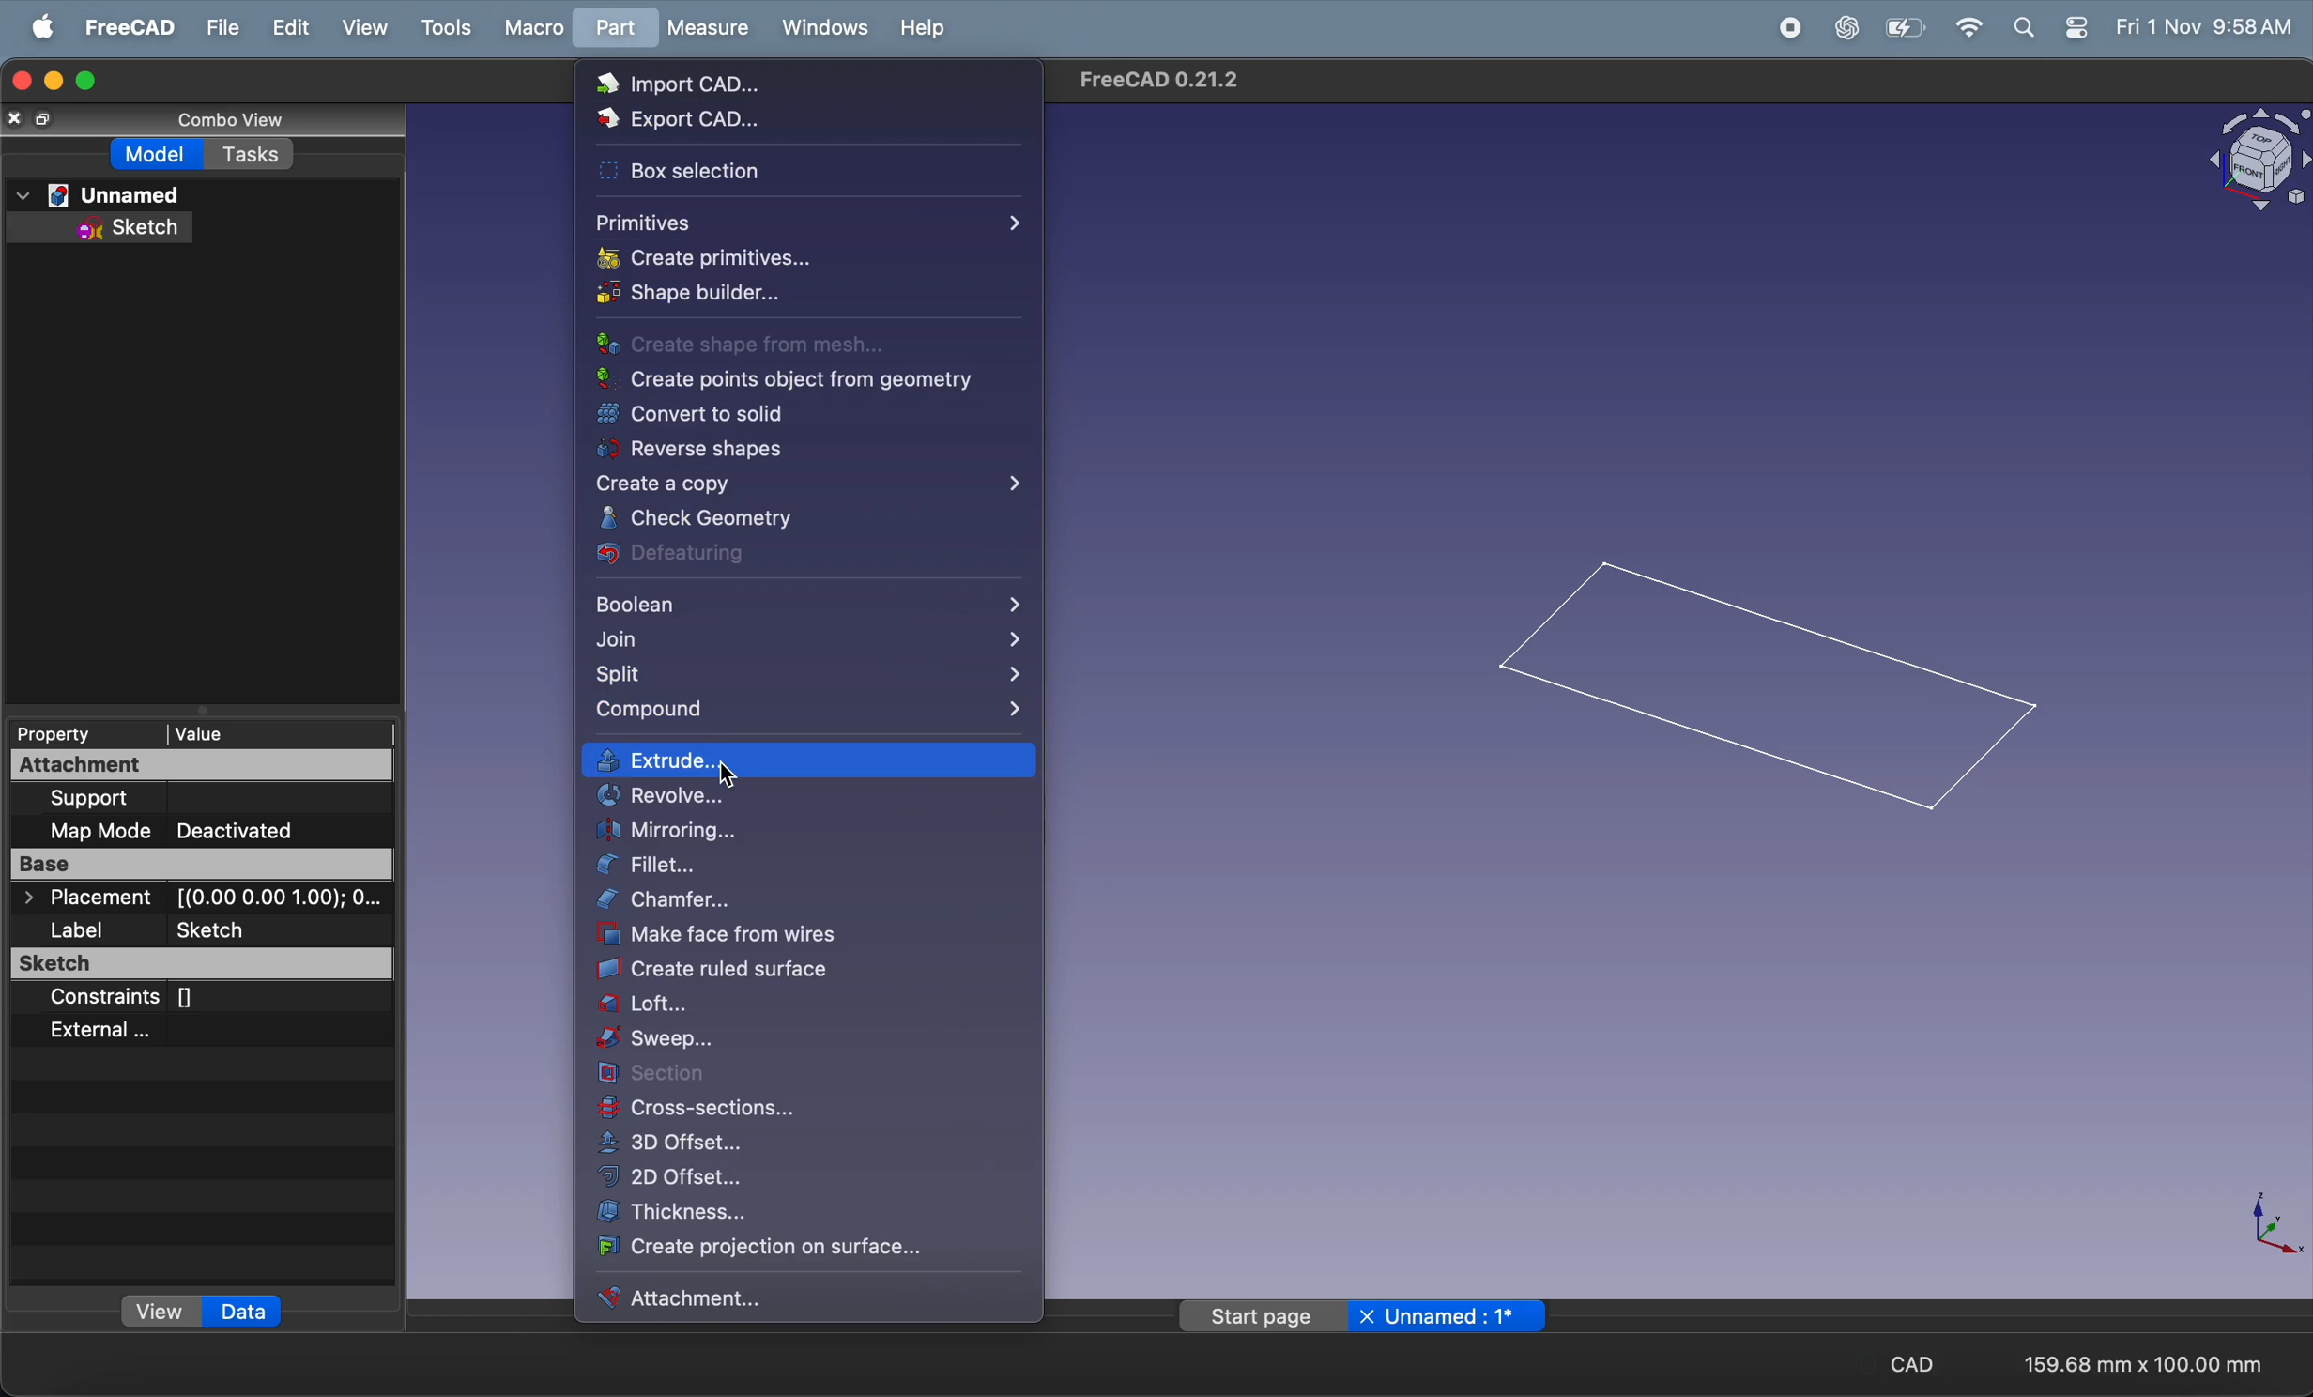 The image size is (2313, 1397). Describe the element at coordinates (255, 160) in the screenshot. I see `tasks` at that location.